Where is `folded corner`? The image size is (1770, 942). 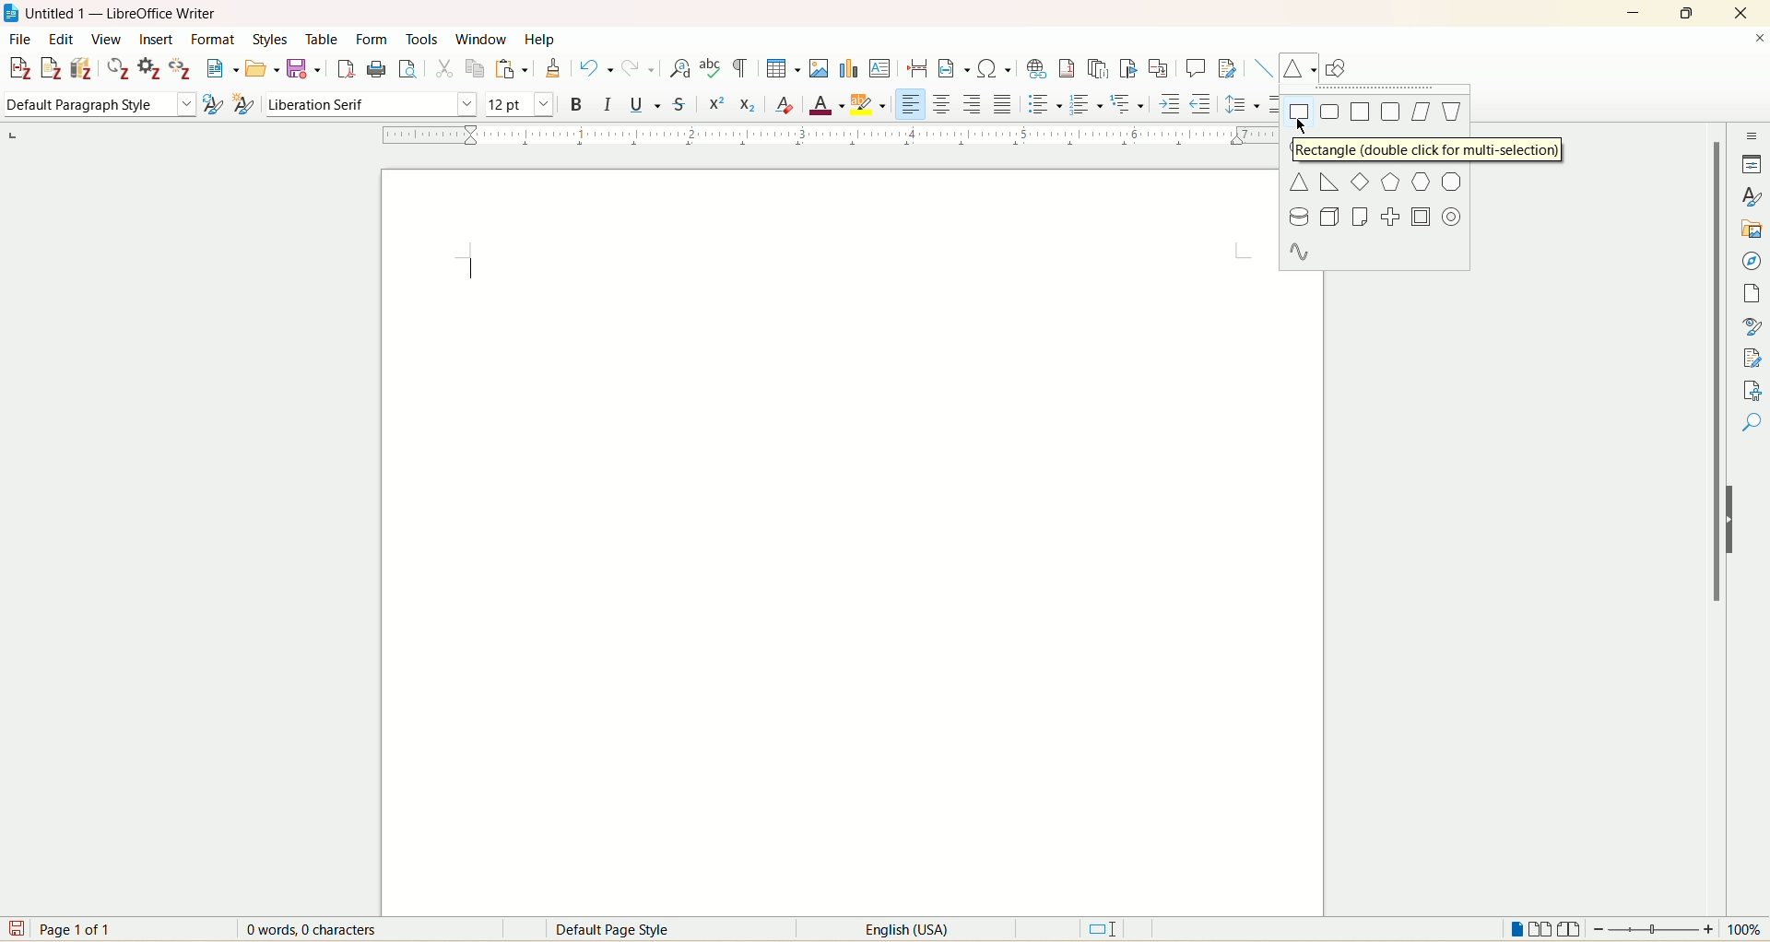
folded corner is located at coordinates (1358, 217).